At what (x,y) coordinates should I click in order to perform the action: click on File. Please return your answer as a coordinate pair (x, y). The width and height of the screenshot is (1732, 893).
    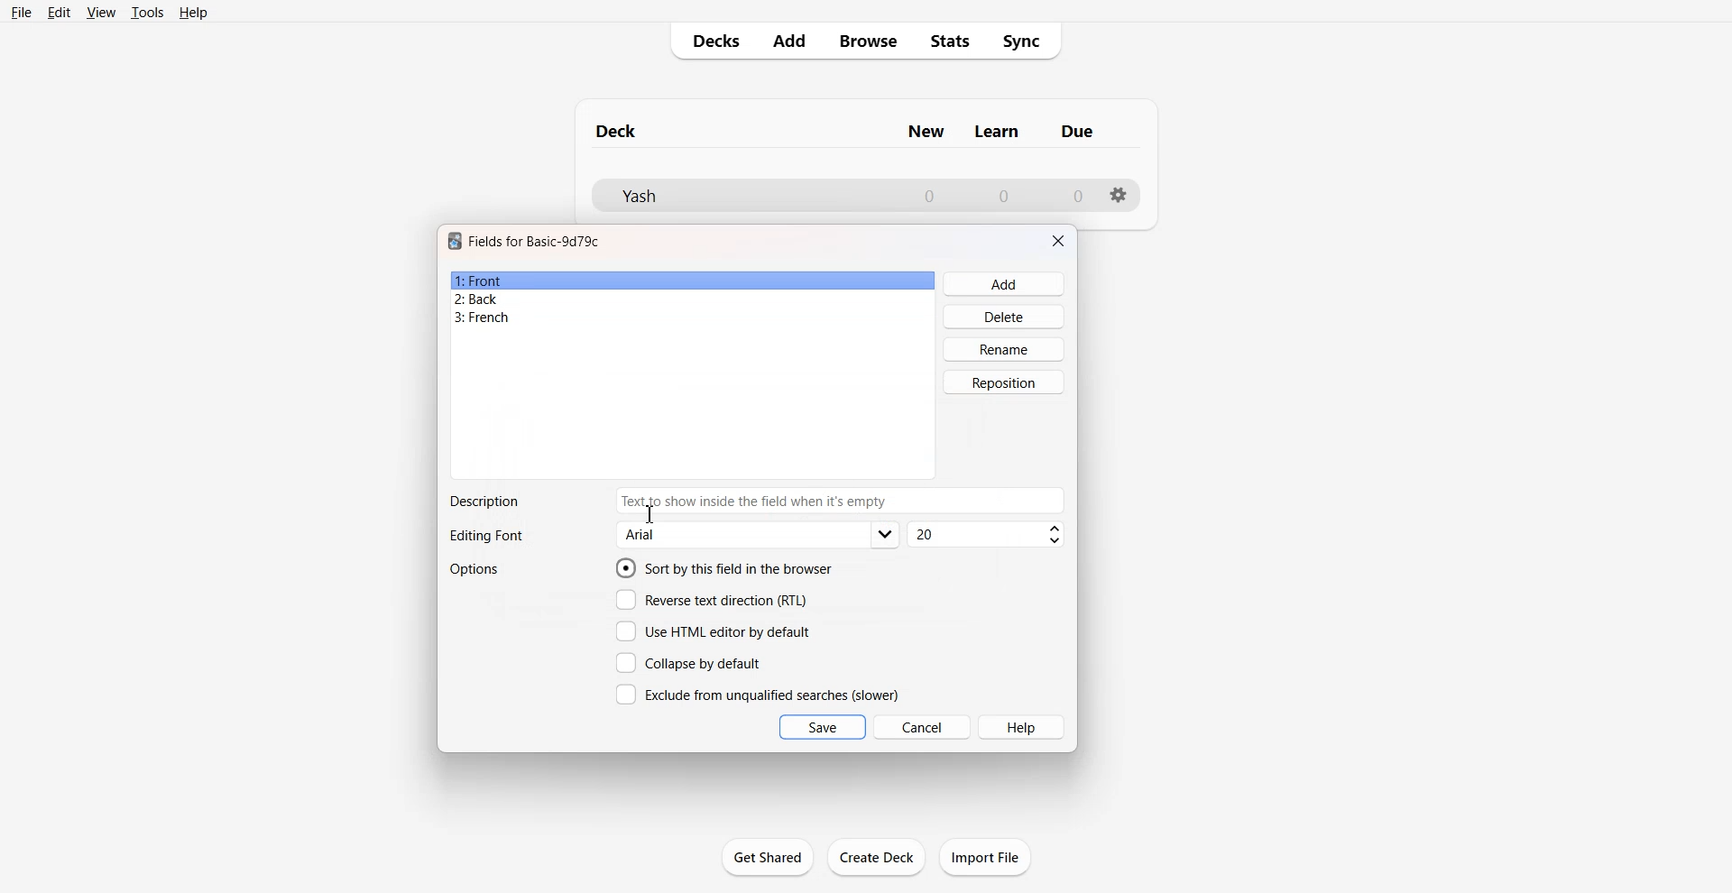
    Looking at the image, I should click on (20, 12).